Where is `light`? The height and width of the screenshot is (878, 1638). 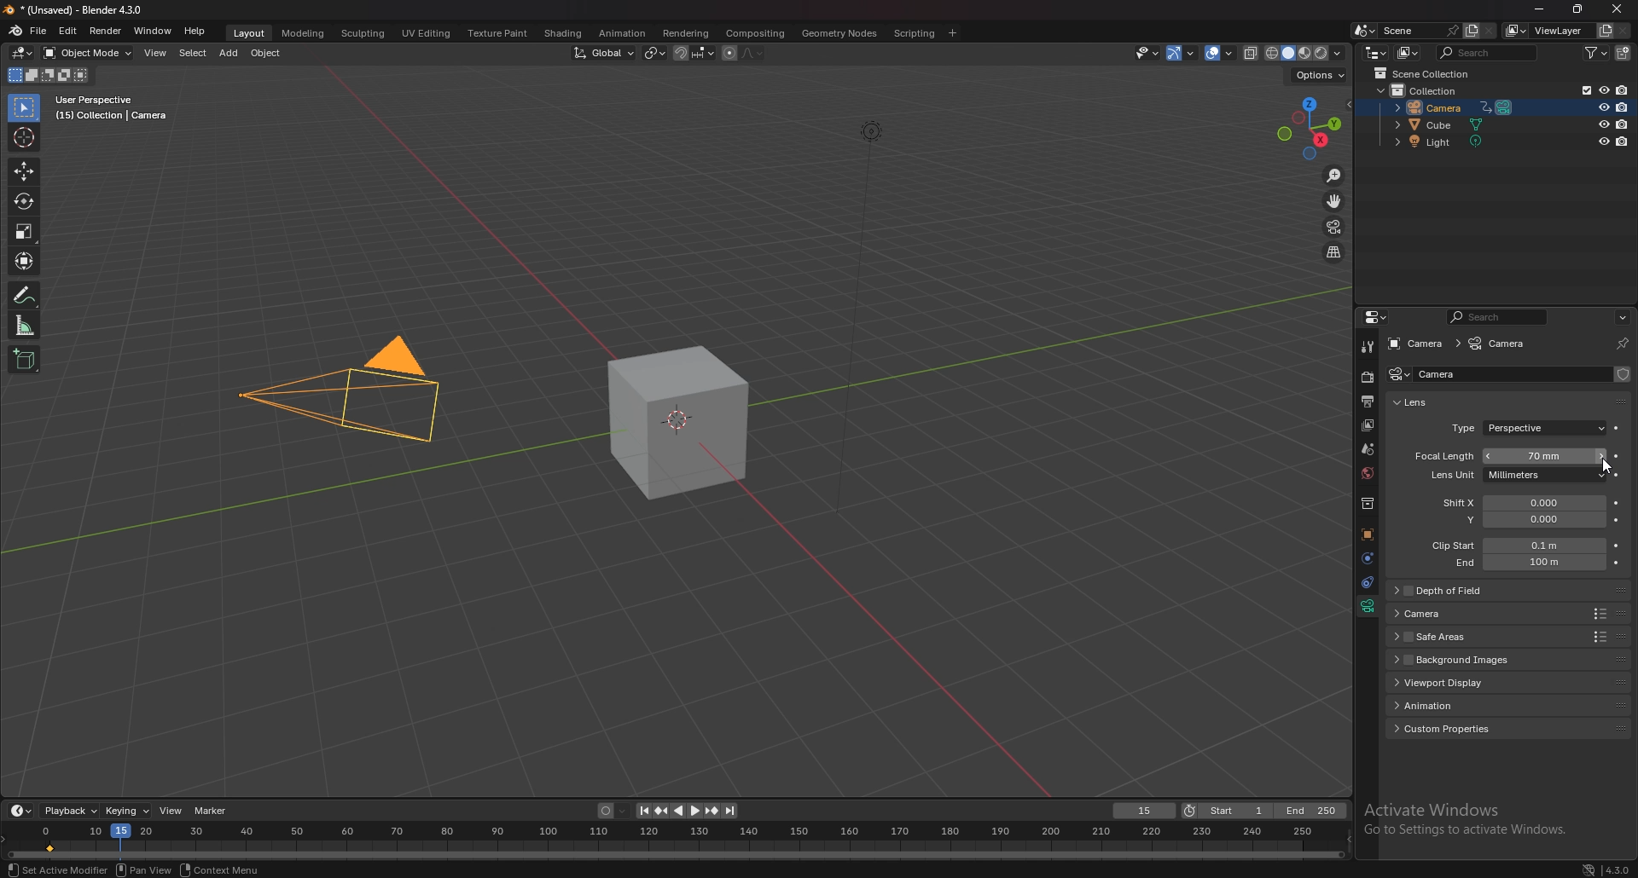
light is located at coordinates (1444, 143).